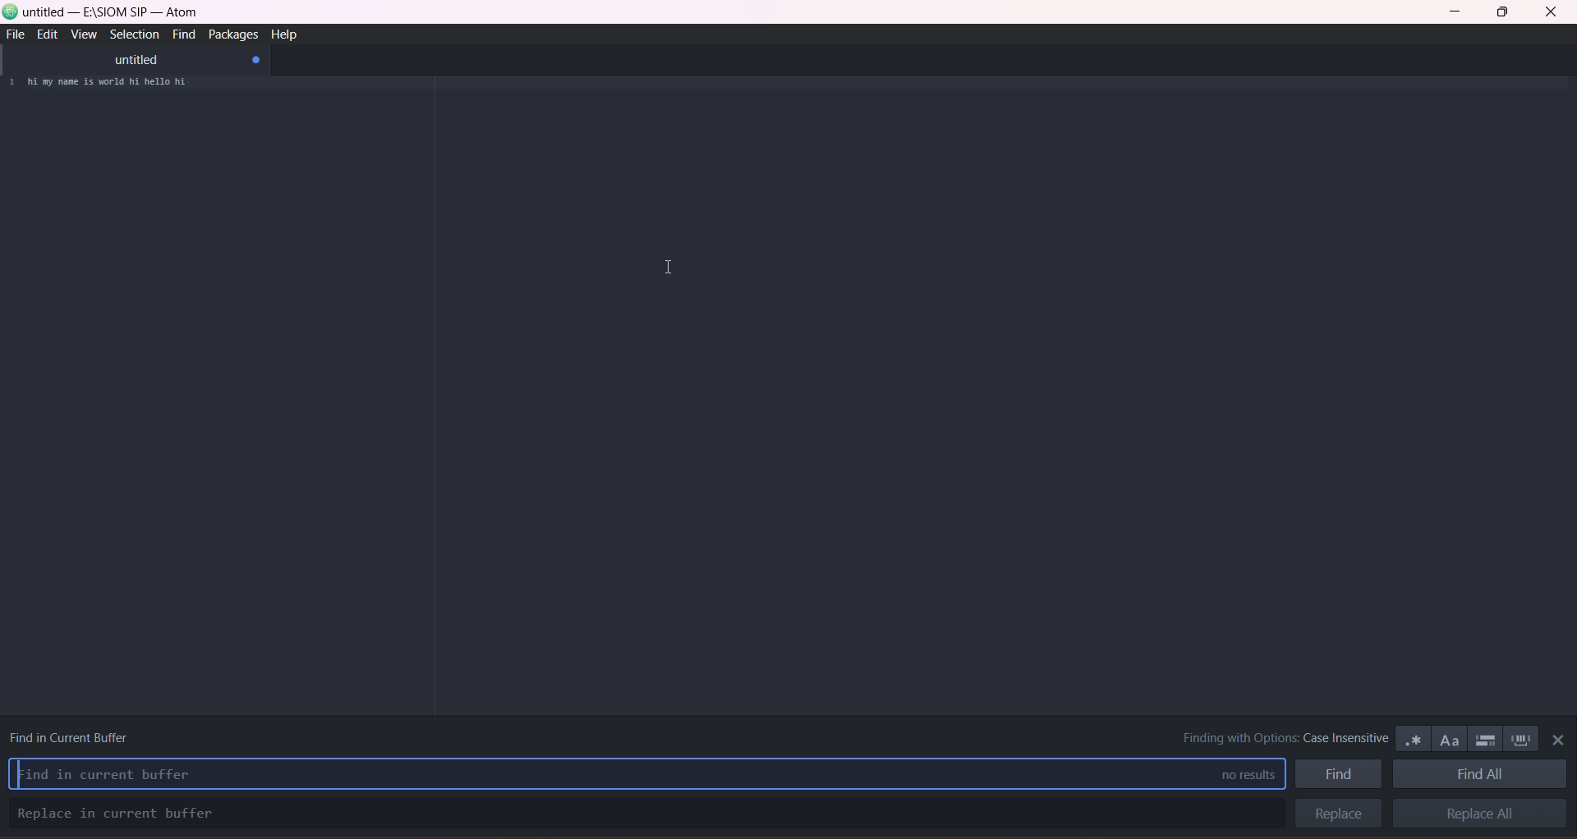 This screenshot has width=1577, height=839. Describe the element at coordinates (135, 60) in the screenshot. I see `untitled` at that location.